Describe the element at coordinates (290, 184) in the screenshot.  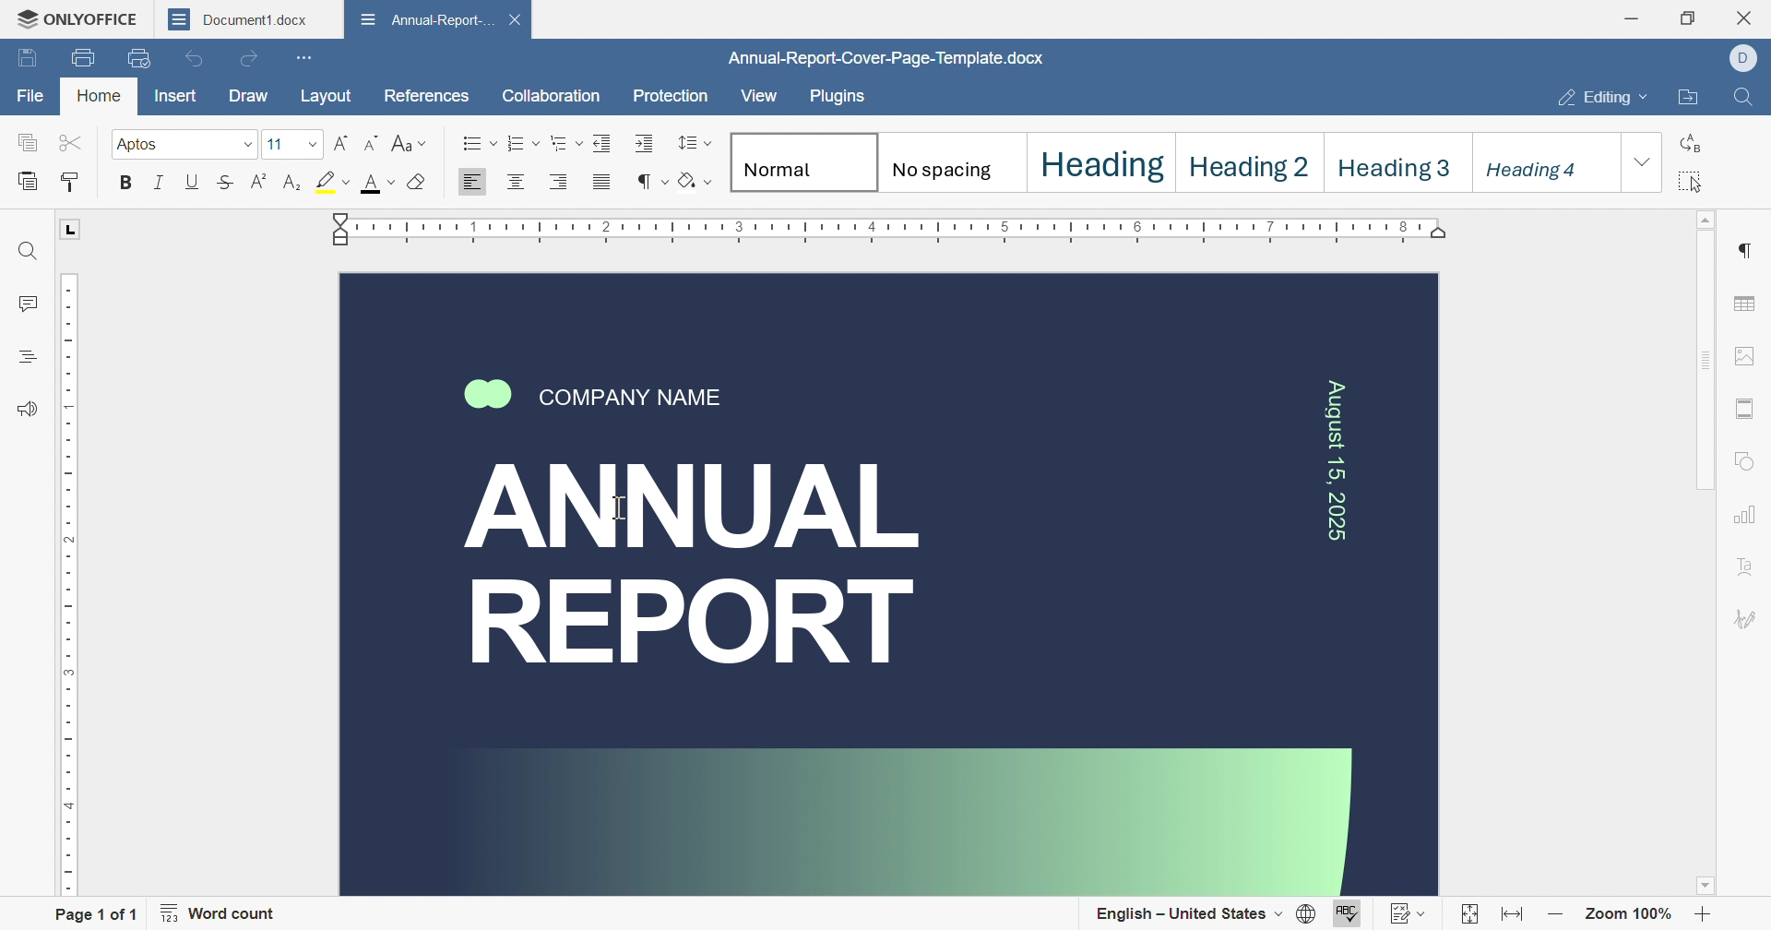
I see `subscript` at that location.